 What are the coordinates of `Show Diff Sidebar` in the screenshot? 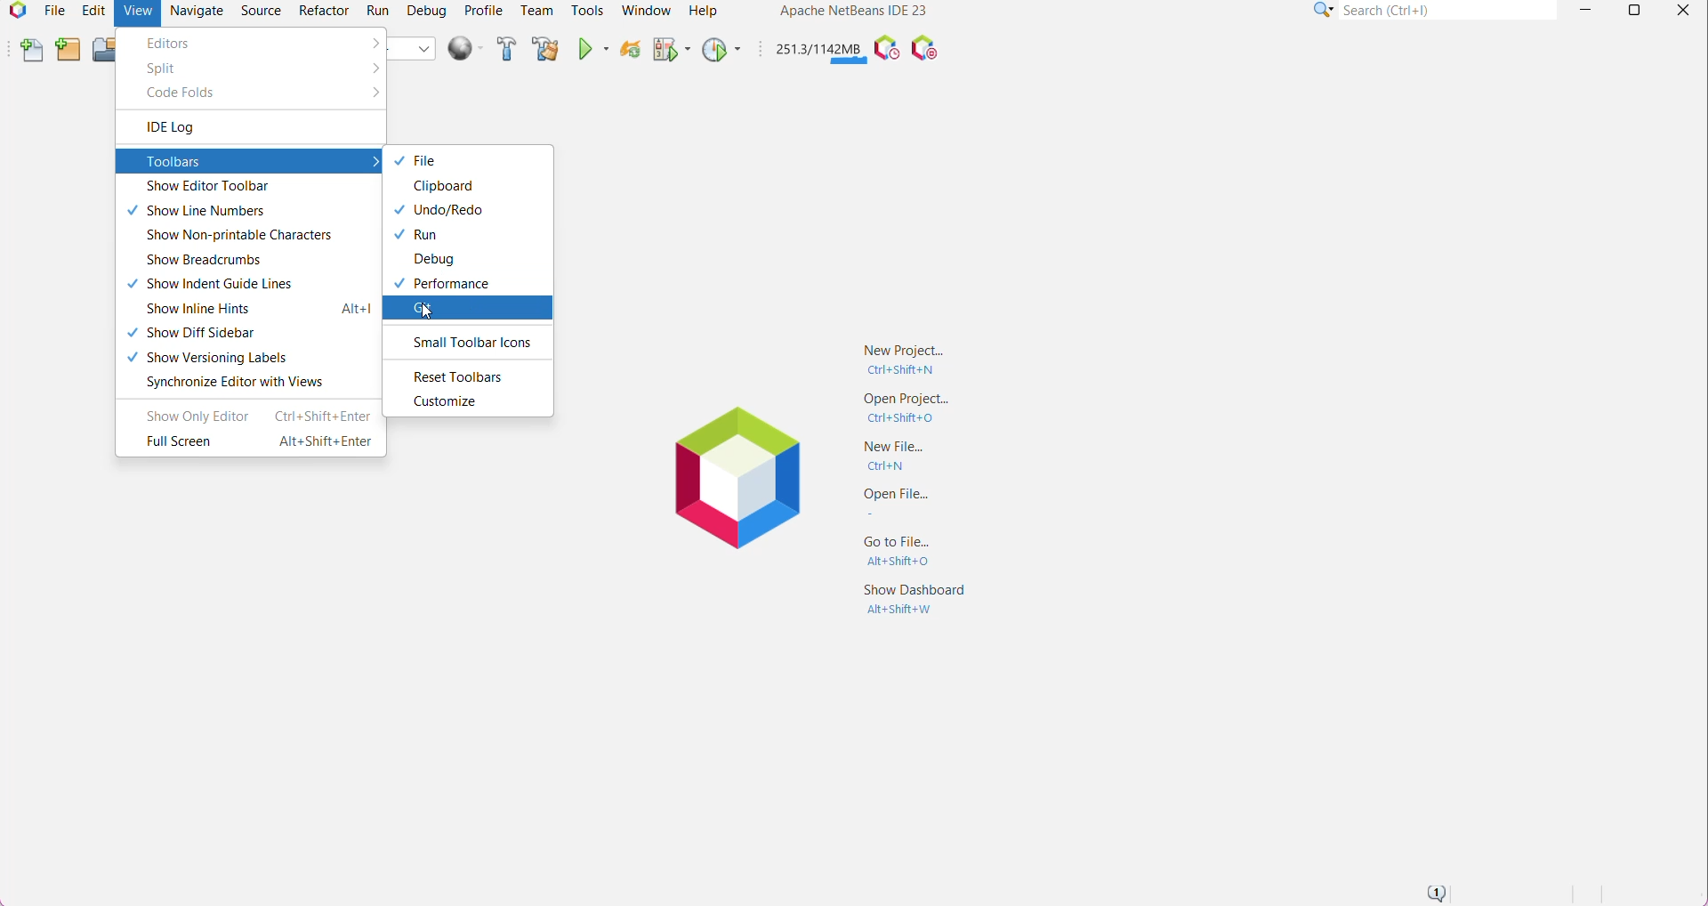 It's located at (193, 332).